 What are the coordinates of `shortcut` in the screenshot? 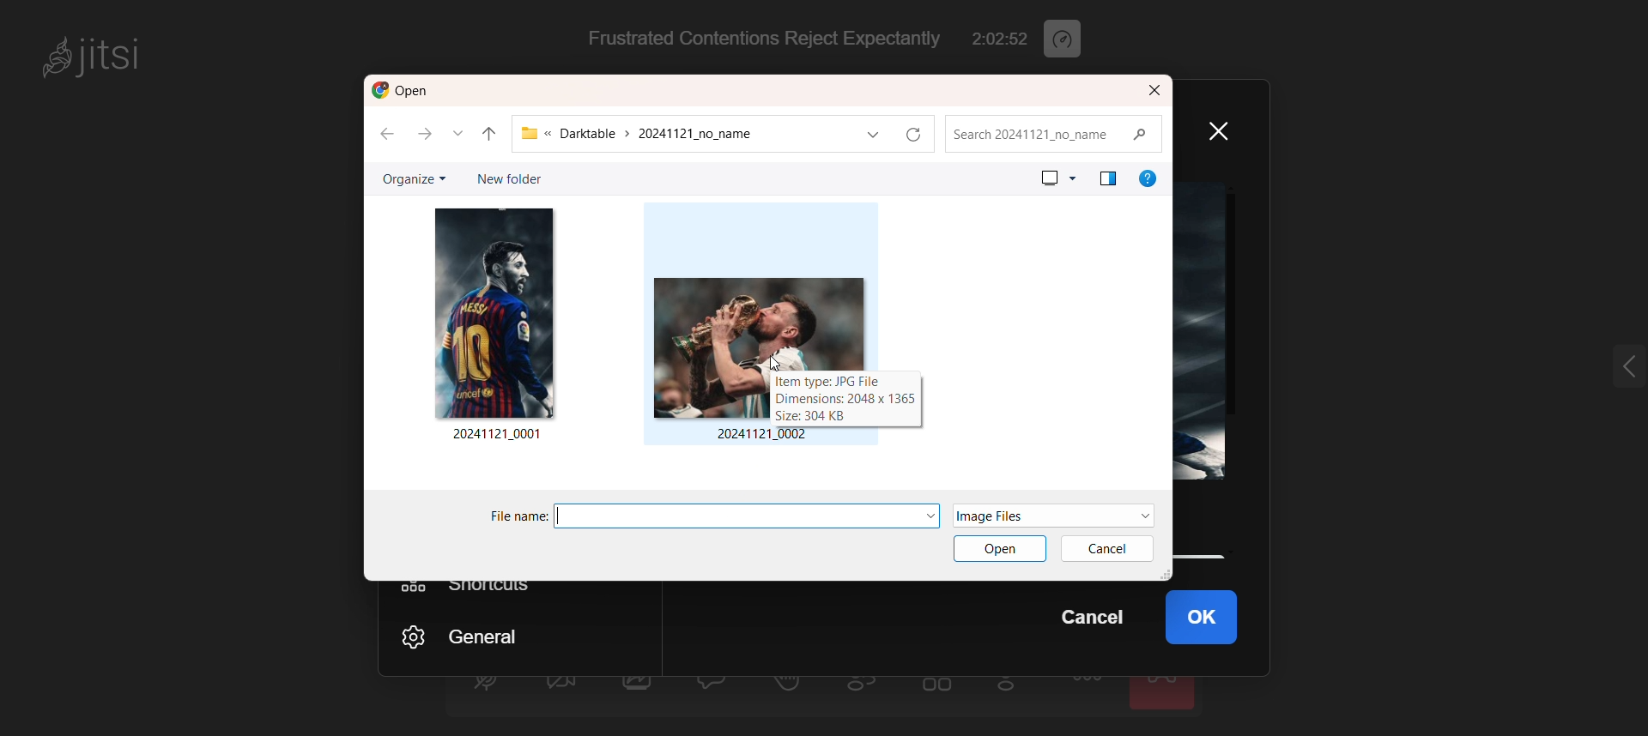 It's located at (470, 588).